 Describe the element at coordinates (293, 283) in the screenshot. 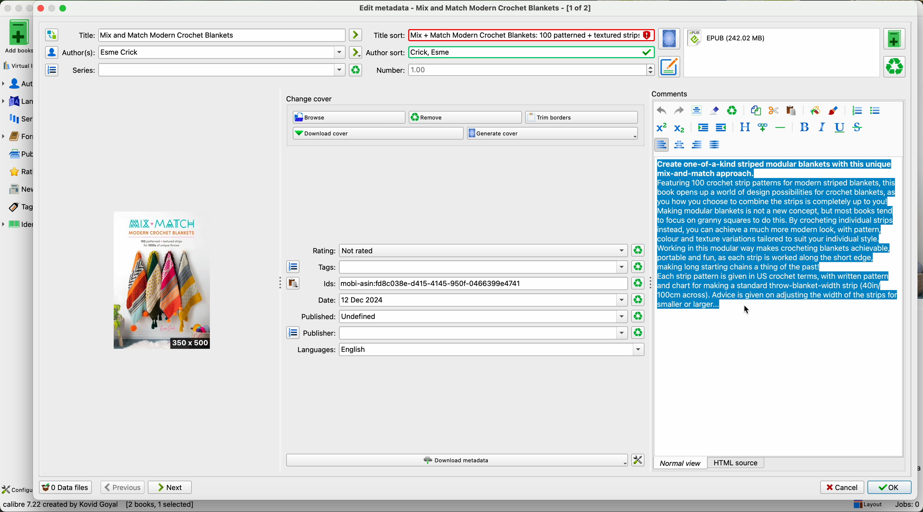

I see `paste the contents of the clipboard` at that location.